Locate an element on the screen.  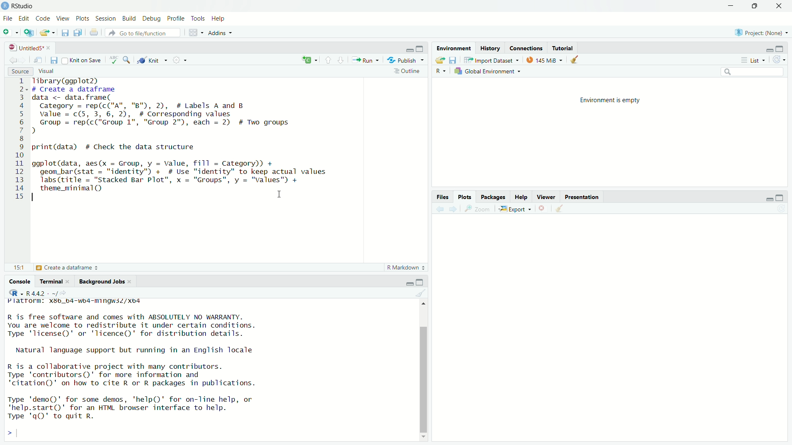
Go back to the previous source location (Ctrl + F9) is located at coordinates (10, 59).